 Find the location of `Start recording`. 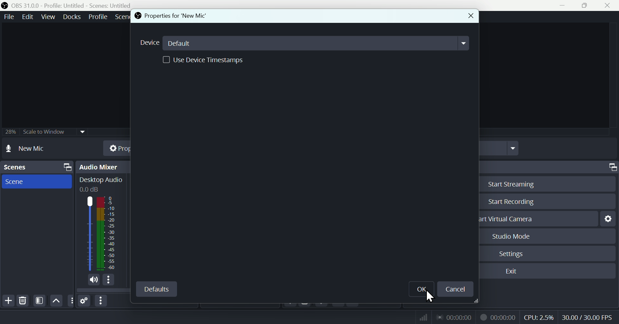

Start recording is located at coordinates (512, 201).